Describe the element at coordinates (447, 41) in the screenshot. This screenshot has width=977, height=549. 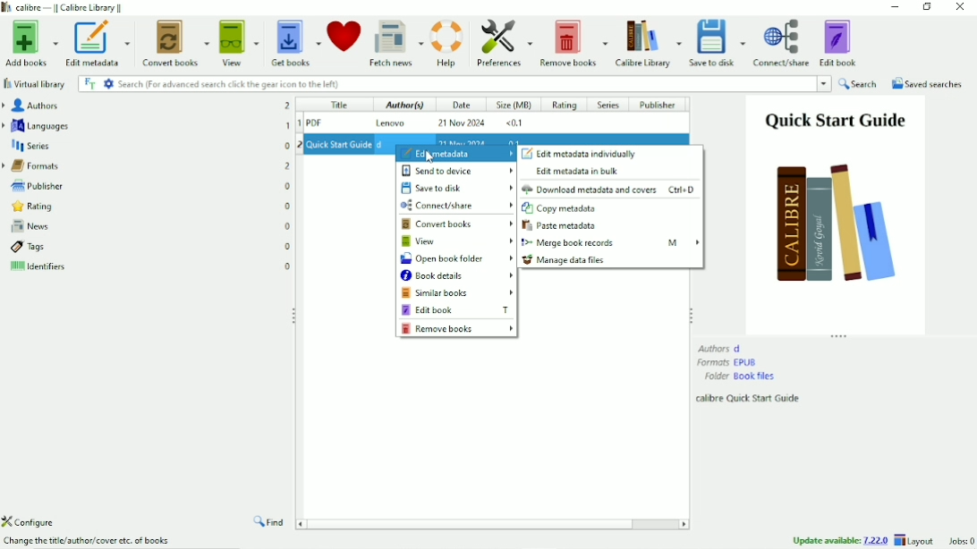
I see `Help` at that location.